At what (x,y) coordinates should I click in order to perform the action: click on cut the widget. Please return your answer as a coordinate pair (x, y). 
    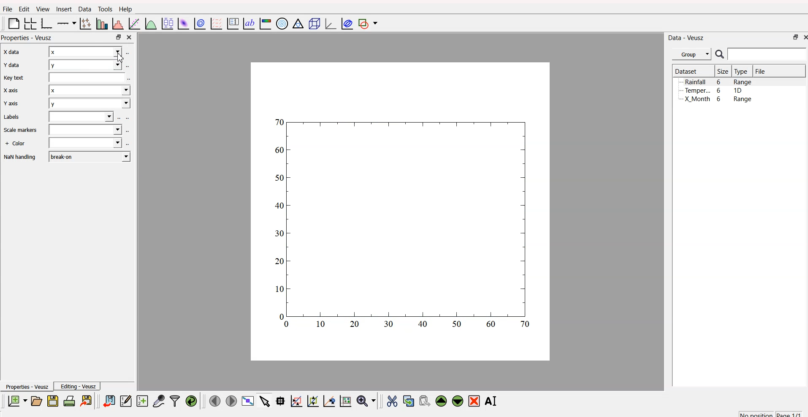
    Looking at the image, I should click on (391, 401).